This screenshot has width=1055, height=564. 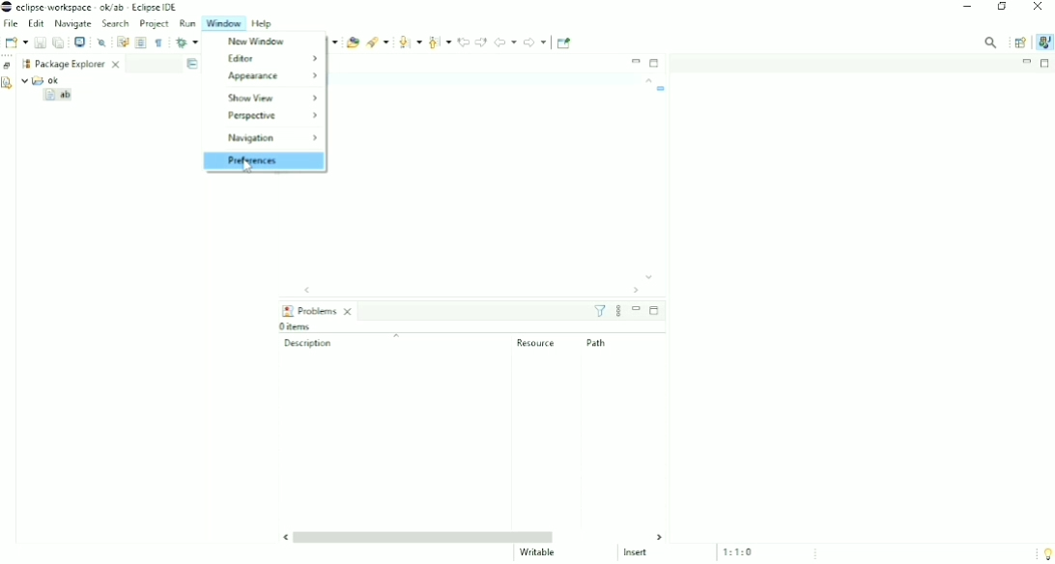 I want to click on Declaration, so click(x=8, y=85).